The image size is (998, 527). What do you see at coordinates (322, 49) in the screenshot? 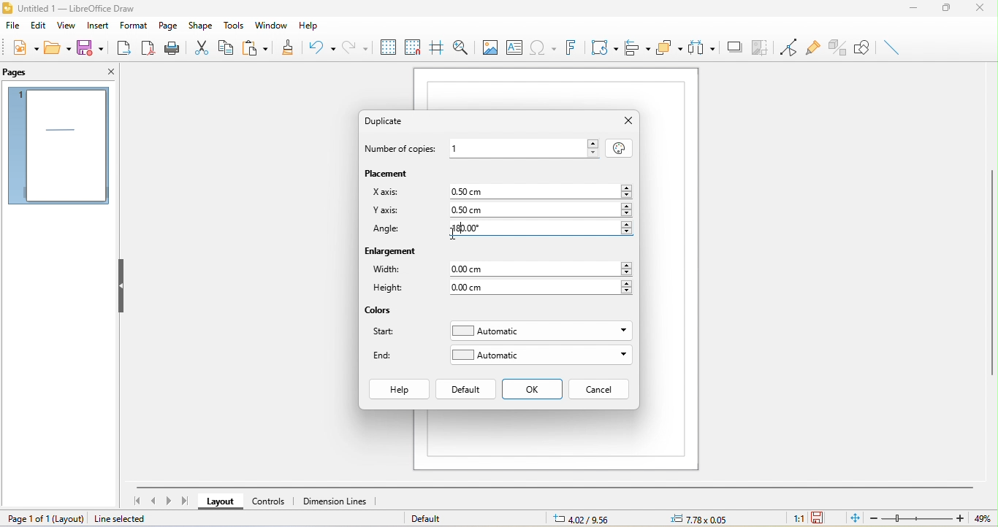
I see `undo` at bounding box center [322, 49].